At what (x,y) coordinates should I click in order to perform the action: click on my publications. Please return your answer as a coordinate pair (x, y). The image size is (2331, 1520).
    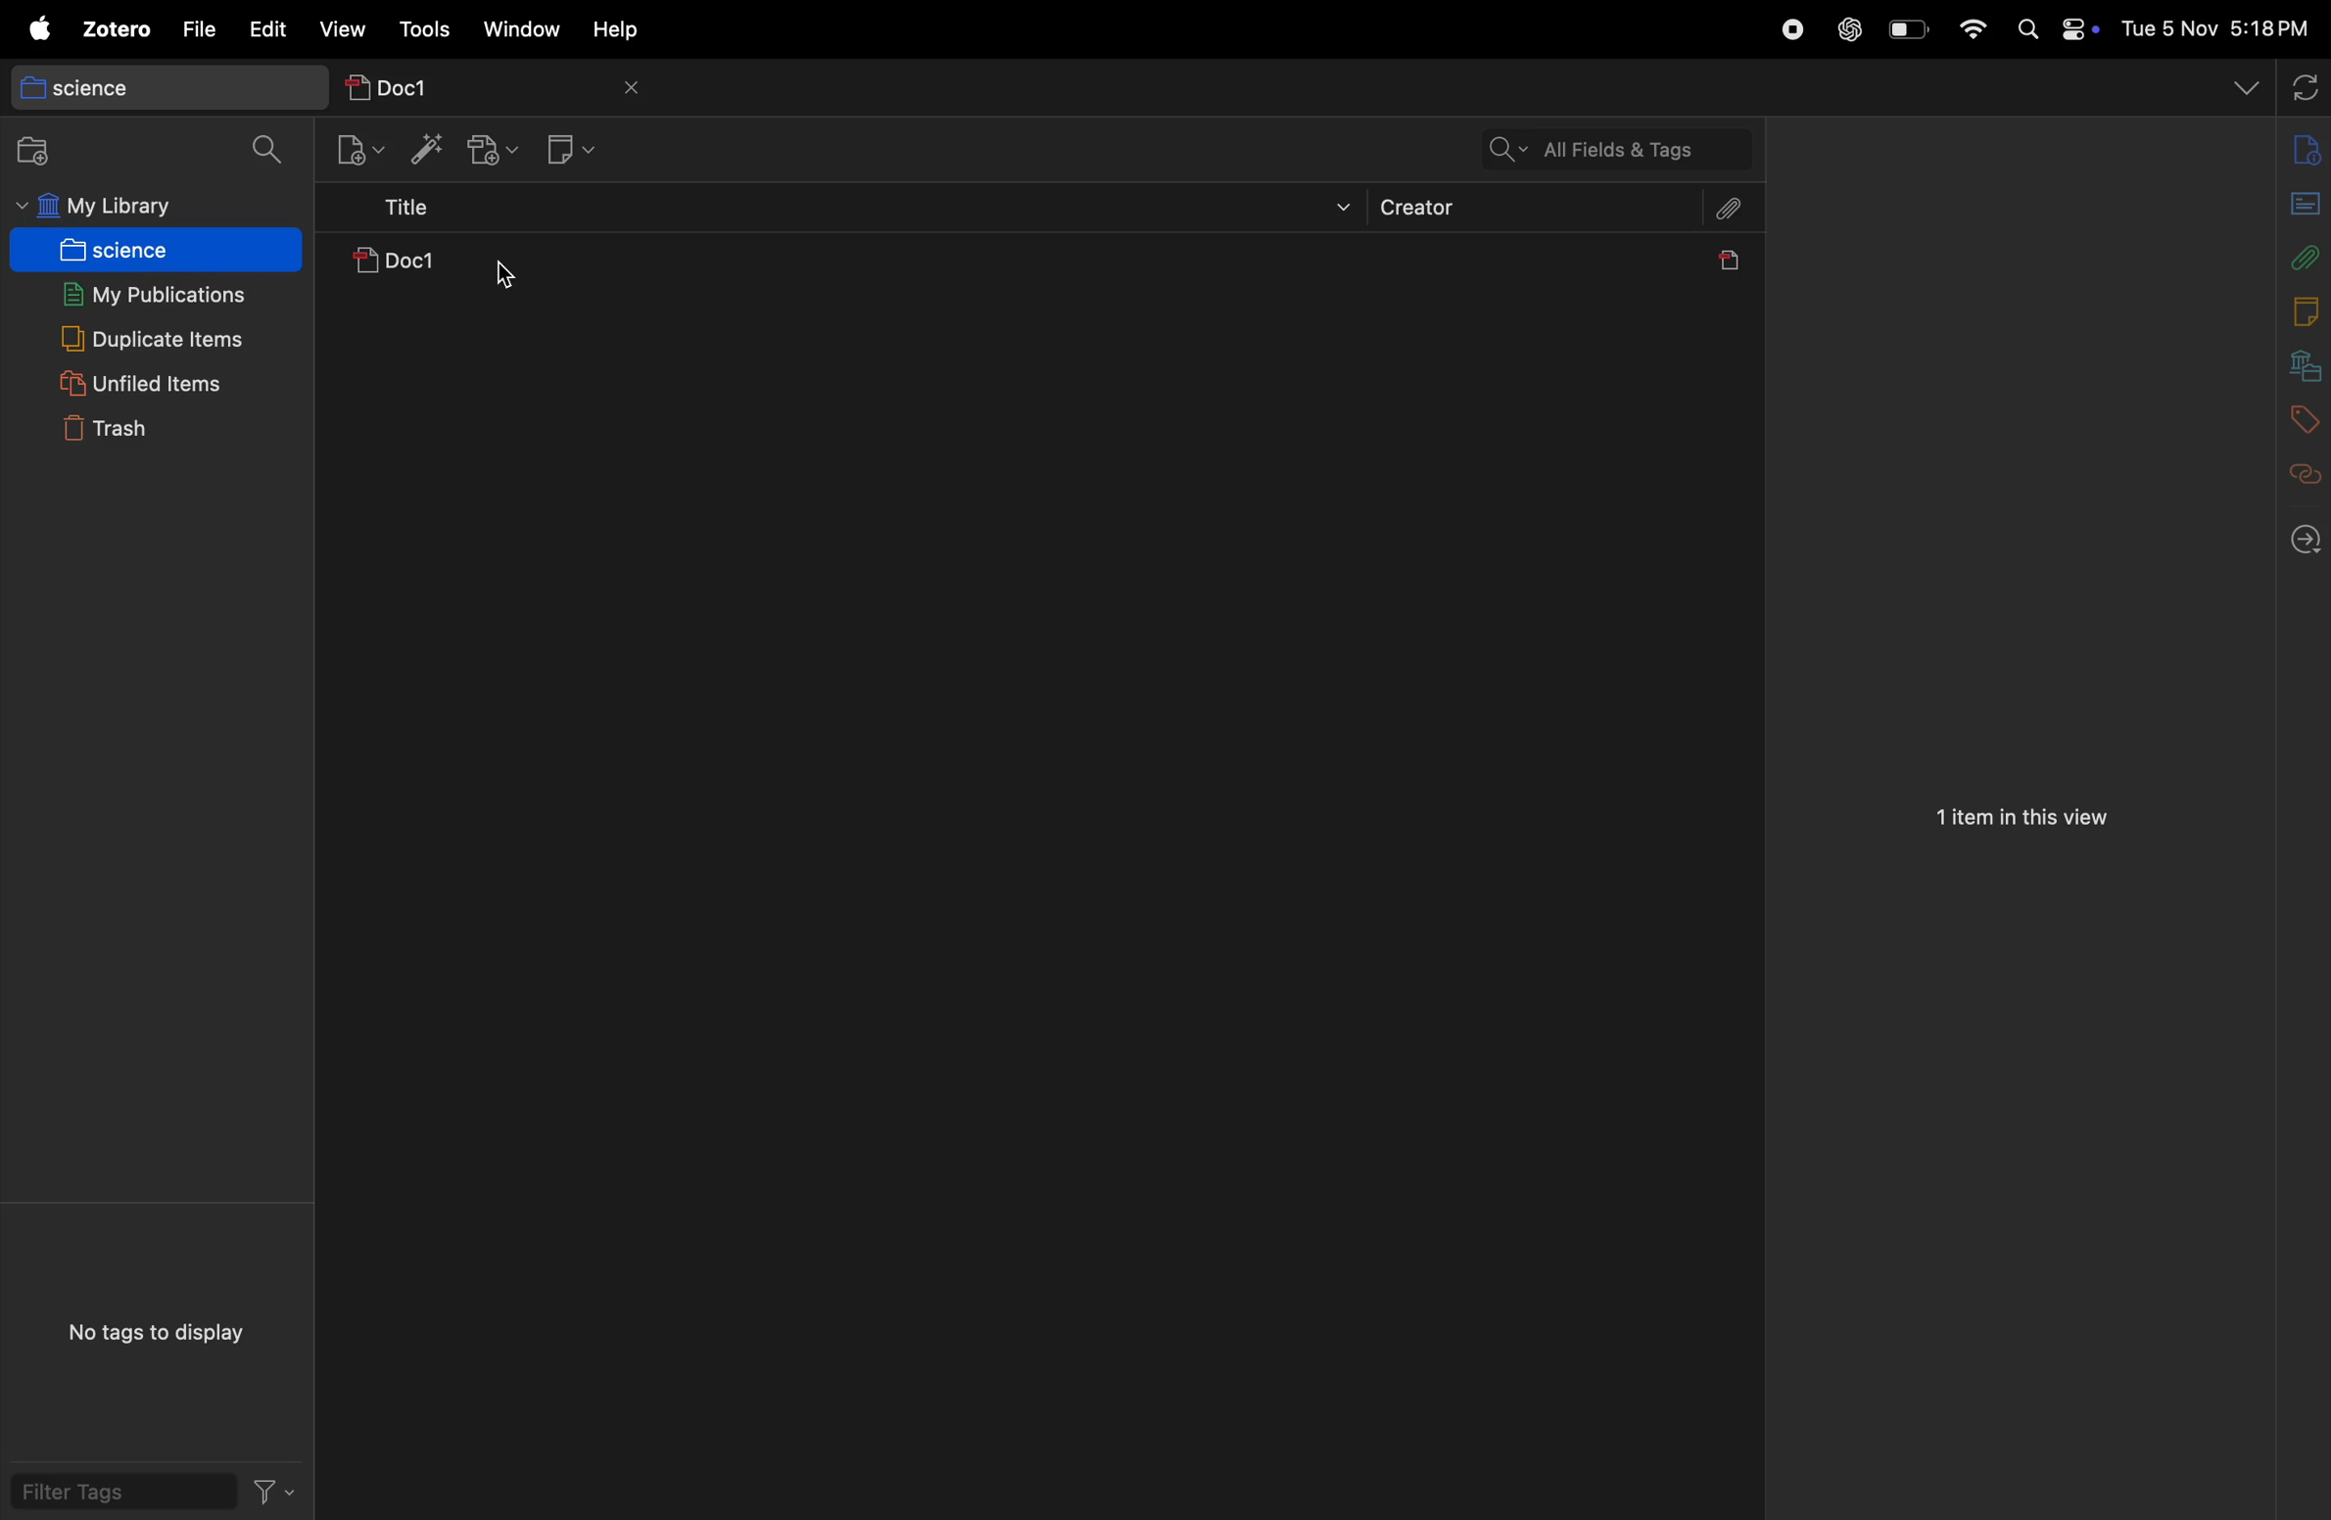
    Looking at the image, I should click on (152, 289).